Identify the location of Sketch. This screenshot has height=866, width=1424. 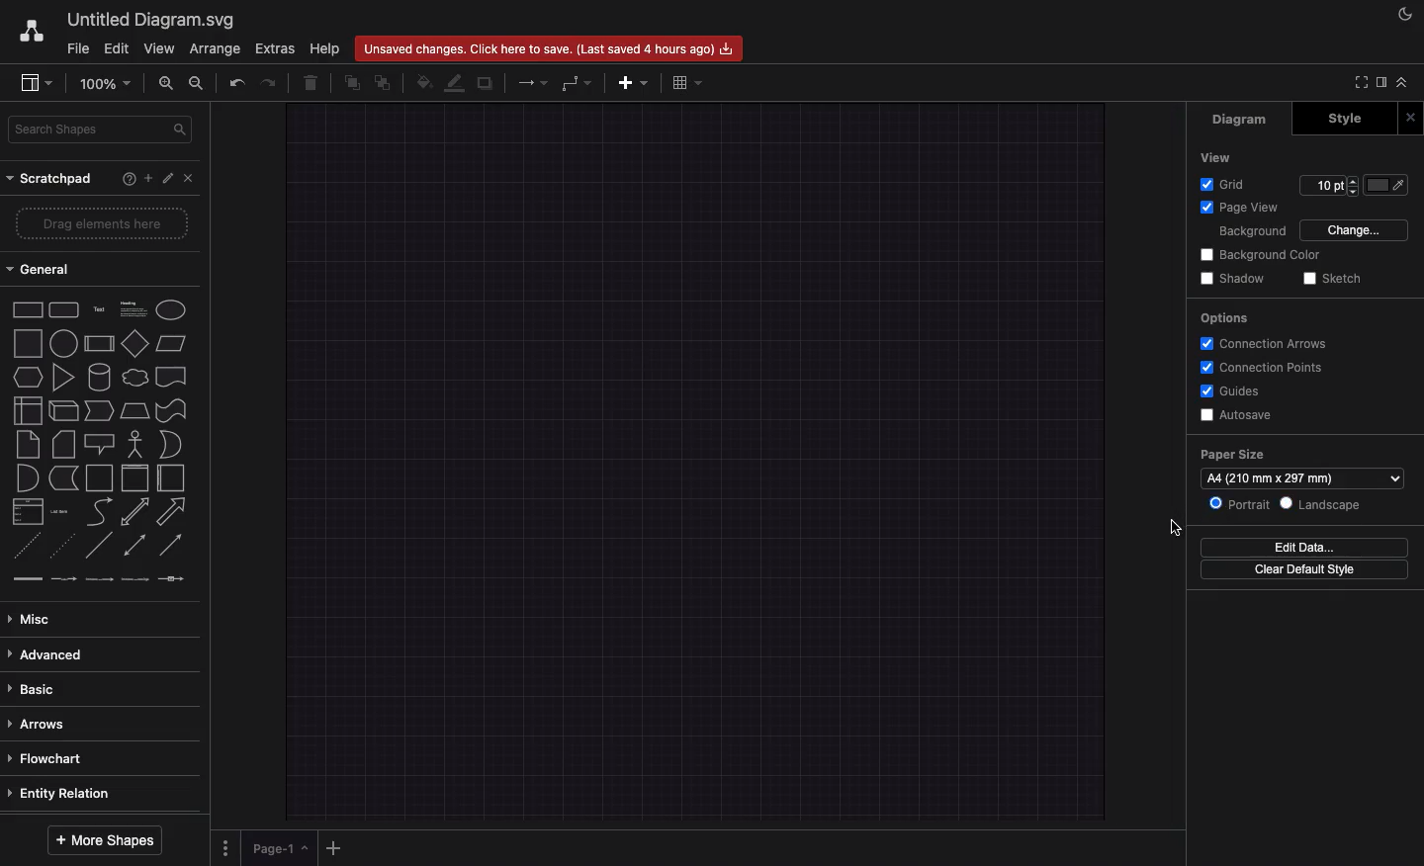
(1339, 282).